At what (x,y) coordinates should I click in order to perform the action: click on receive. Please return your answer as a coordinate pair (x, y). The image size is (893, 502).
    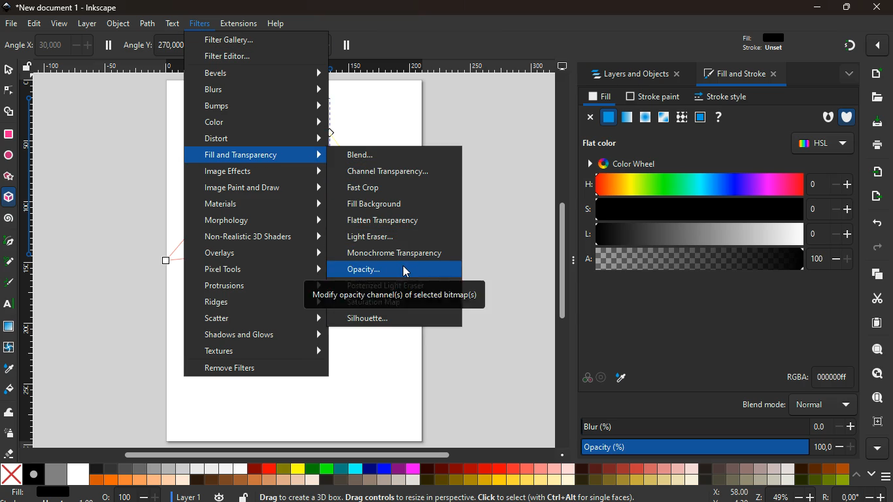
    Looking at the image, I should click on (873, 171).